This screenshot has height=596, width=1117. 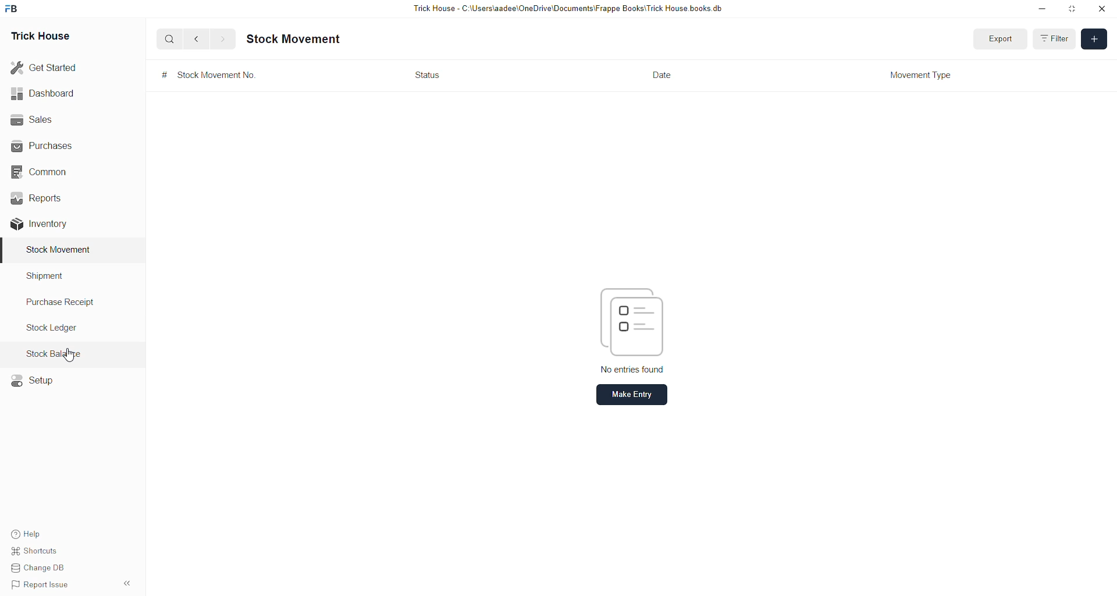 I want to click on Sales, so click(x=34, y=123).